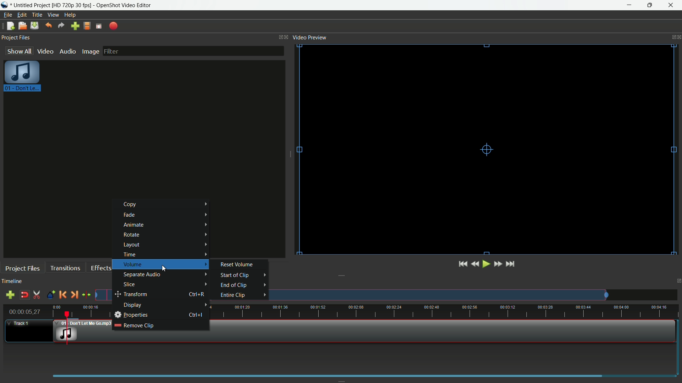 The image size is (682, 383). Describe the element at coordinates (37, 15) in the screenshot. I see `title menu` at that location.